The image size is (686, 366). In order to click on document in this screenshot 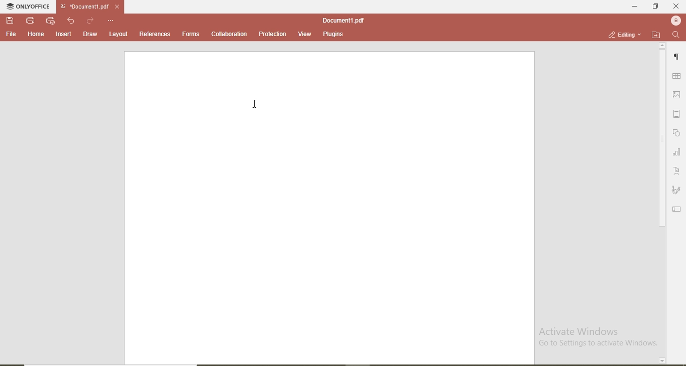, I will do `click(329, 209)`.